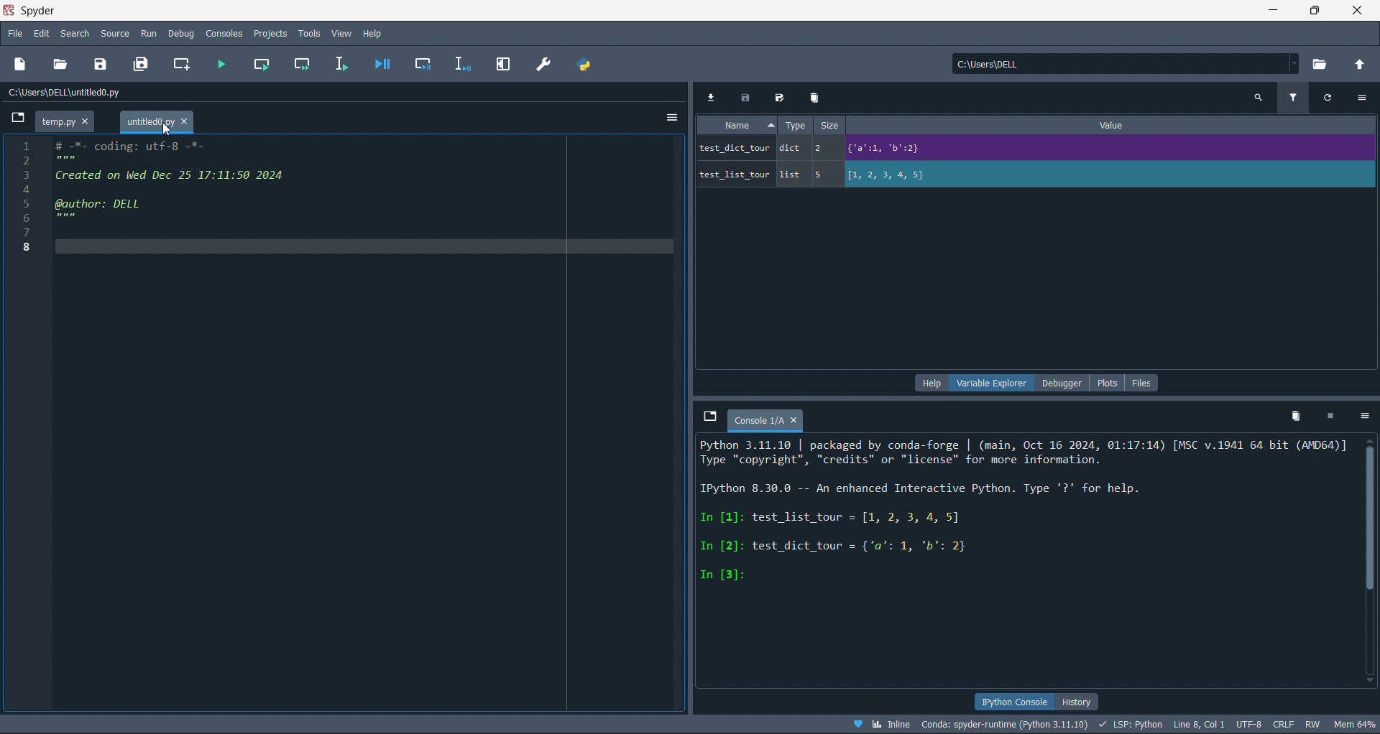  I want to click on name, so click(741, 124).